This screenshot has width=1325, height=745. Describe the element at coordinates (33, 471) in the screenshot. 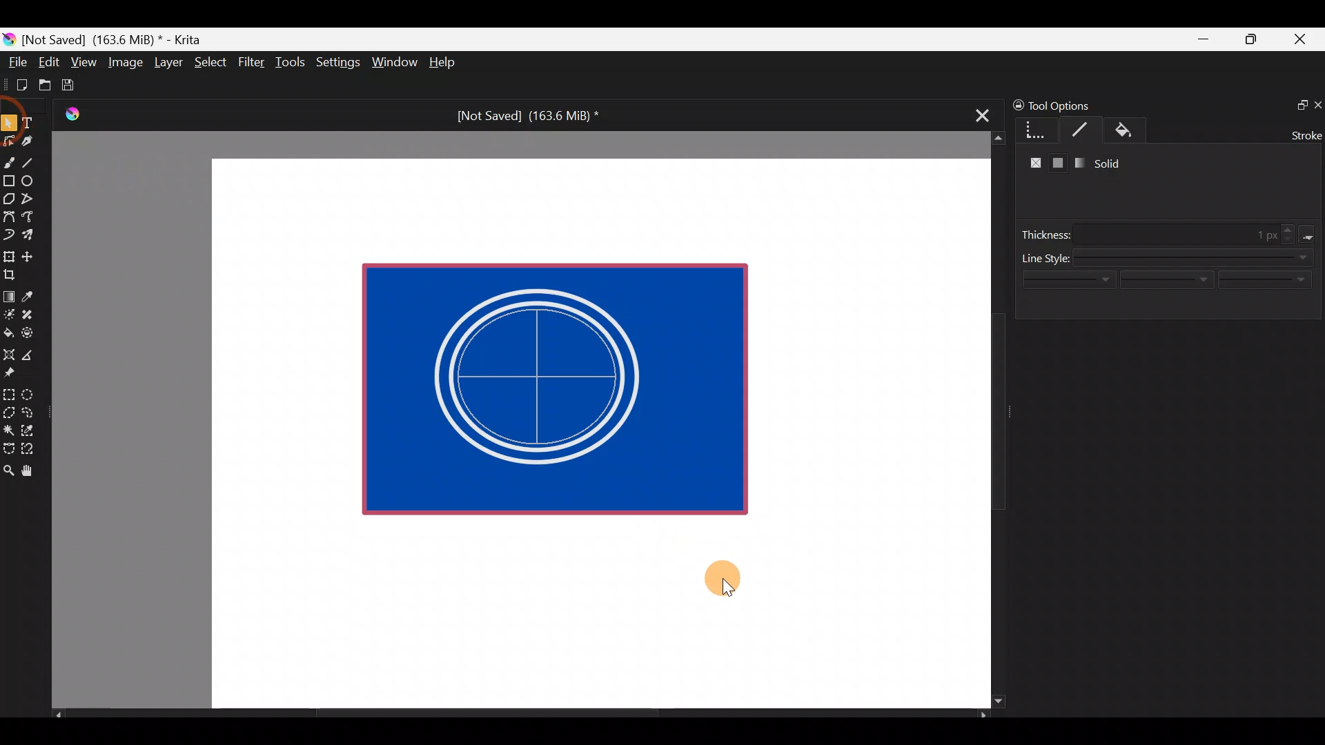

I see `Pan tool` at that location.